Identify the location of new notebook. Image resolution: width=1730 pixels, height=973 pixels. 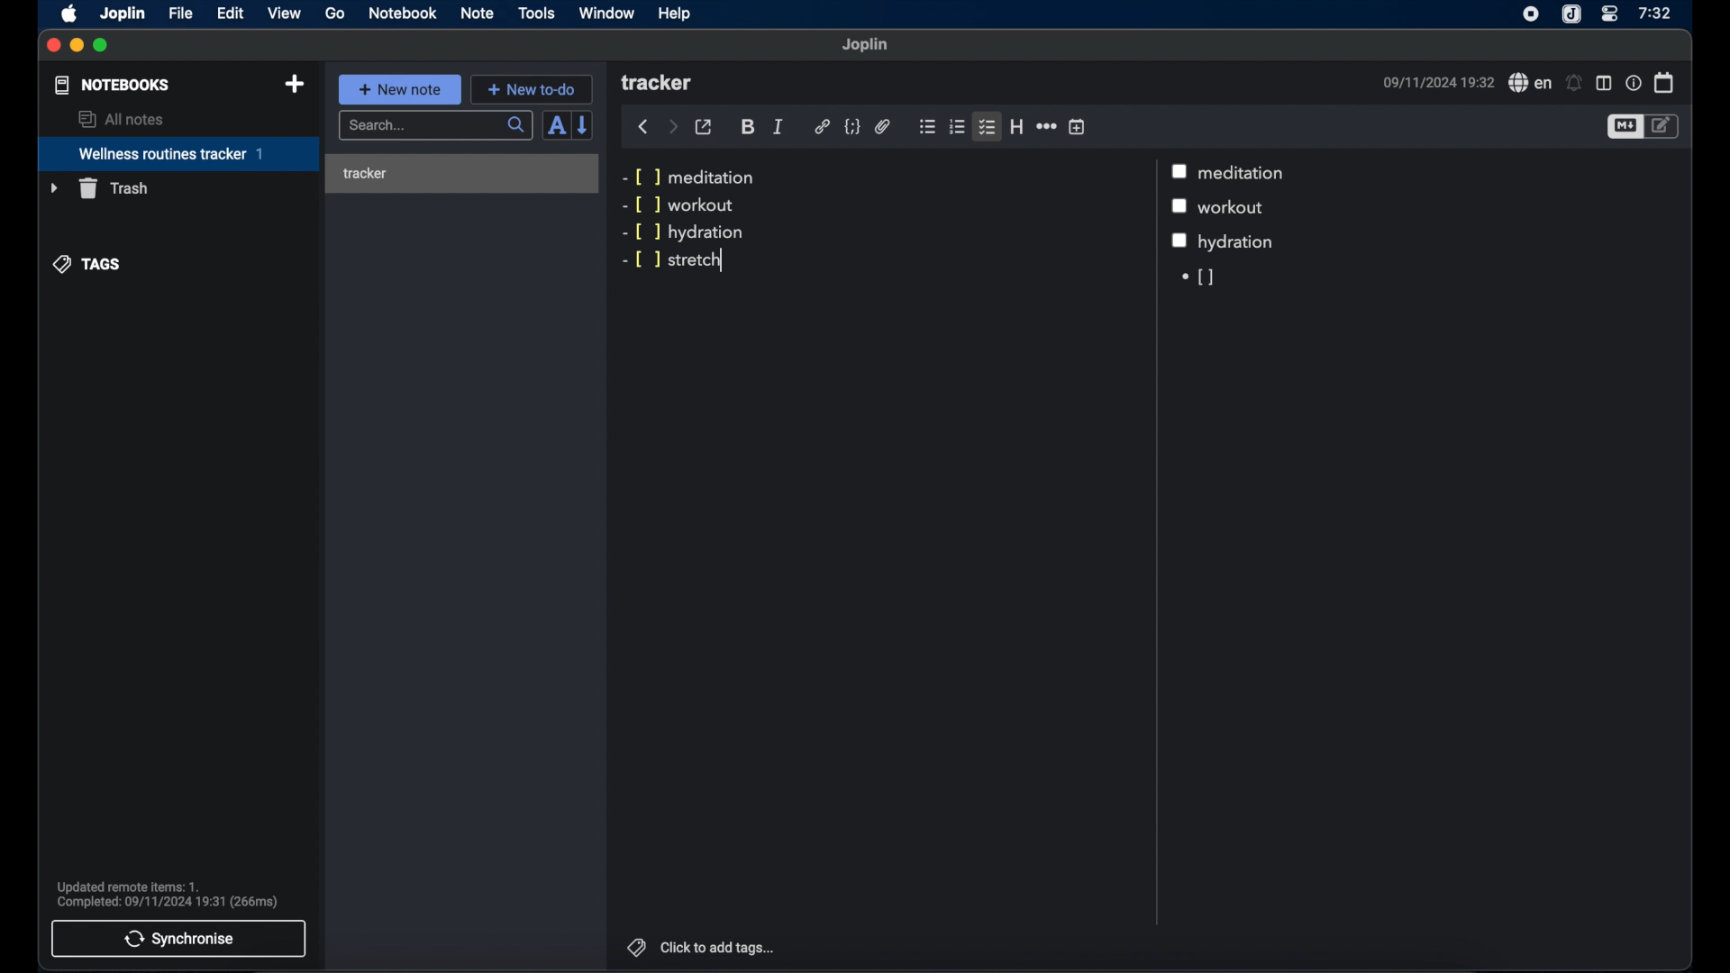
(296, 85).